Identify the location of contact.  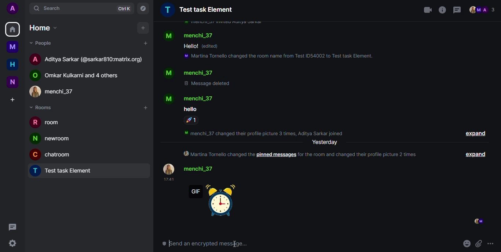
(190, 98).